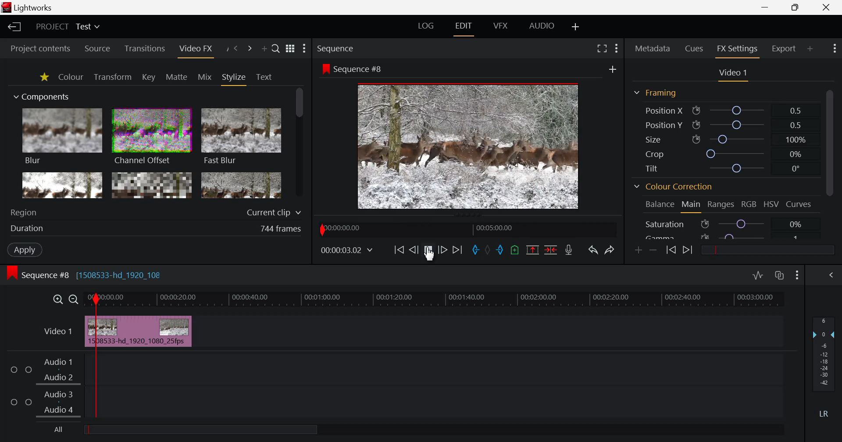 The width and height of the screenshot is (842, 442). I want to click on Remove marked section, so click(534, 251).